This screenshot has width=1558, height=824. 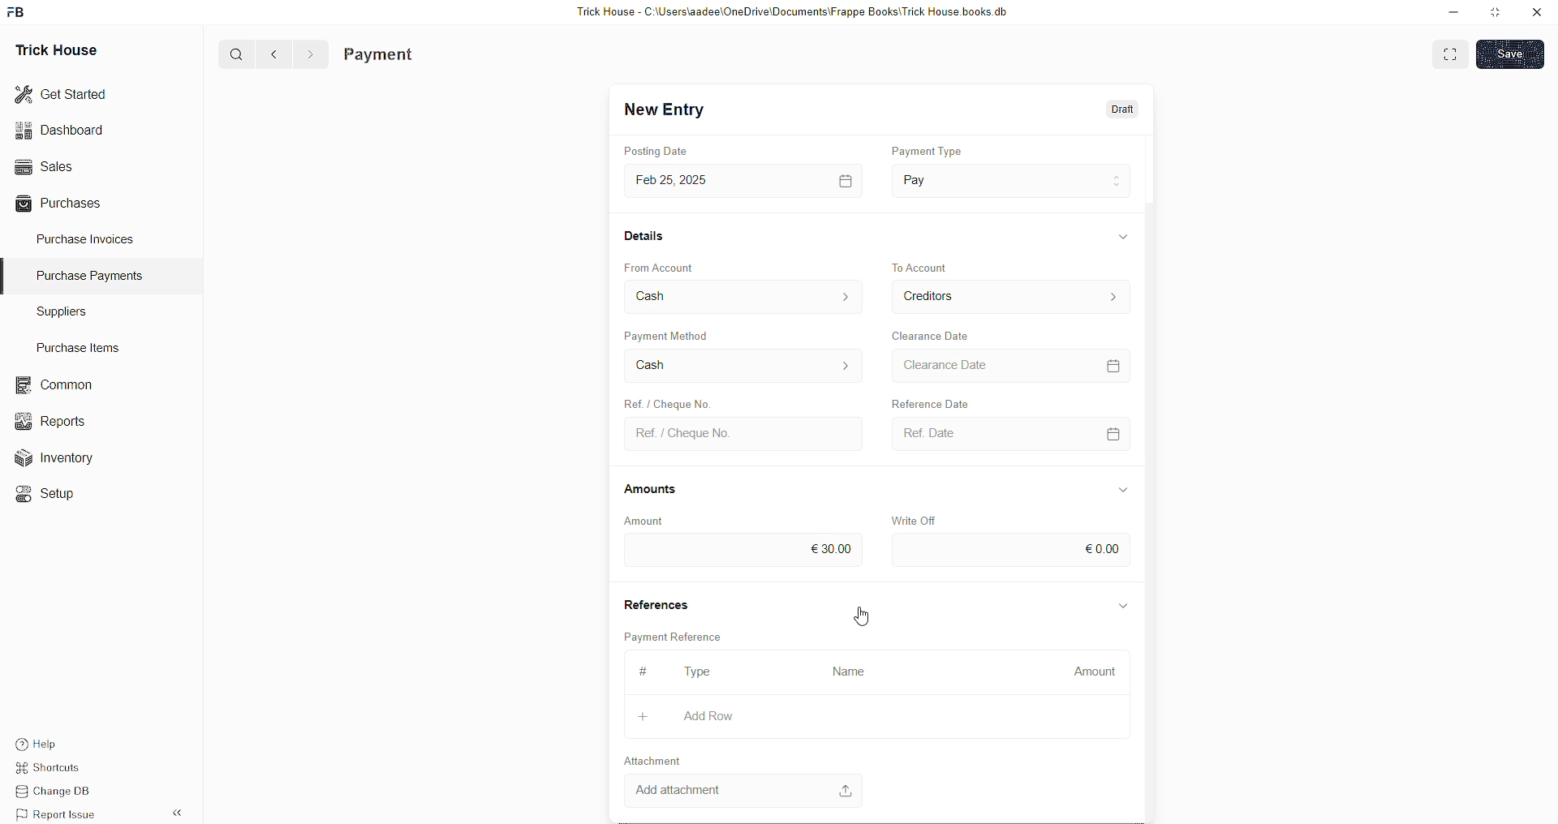 I want to click on Add Row, so click(x=686, y=715).